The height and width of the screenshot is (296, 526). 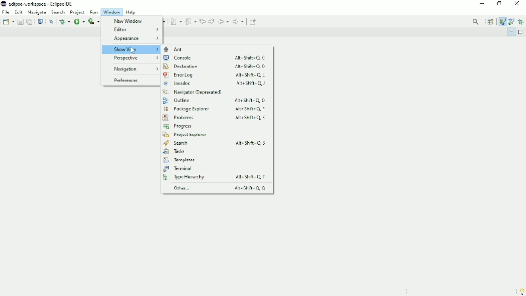 I want to click on Progress, so click(x=178, y=126).